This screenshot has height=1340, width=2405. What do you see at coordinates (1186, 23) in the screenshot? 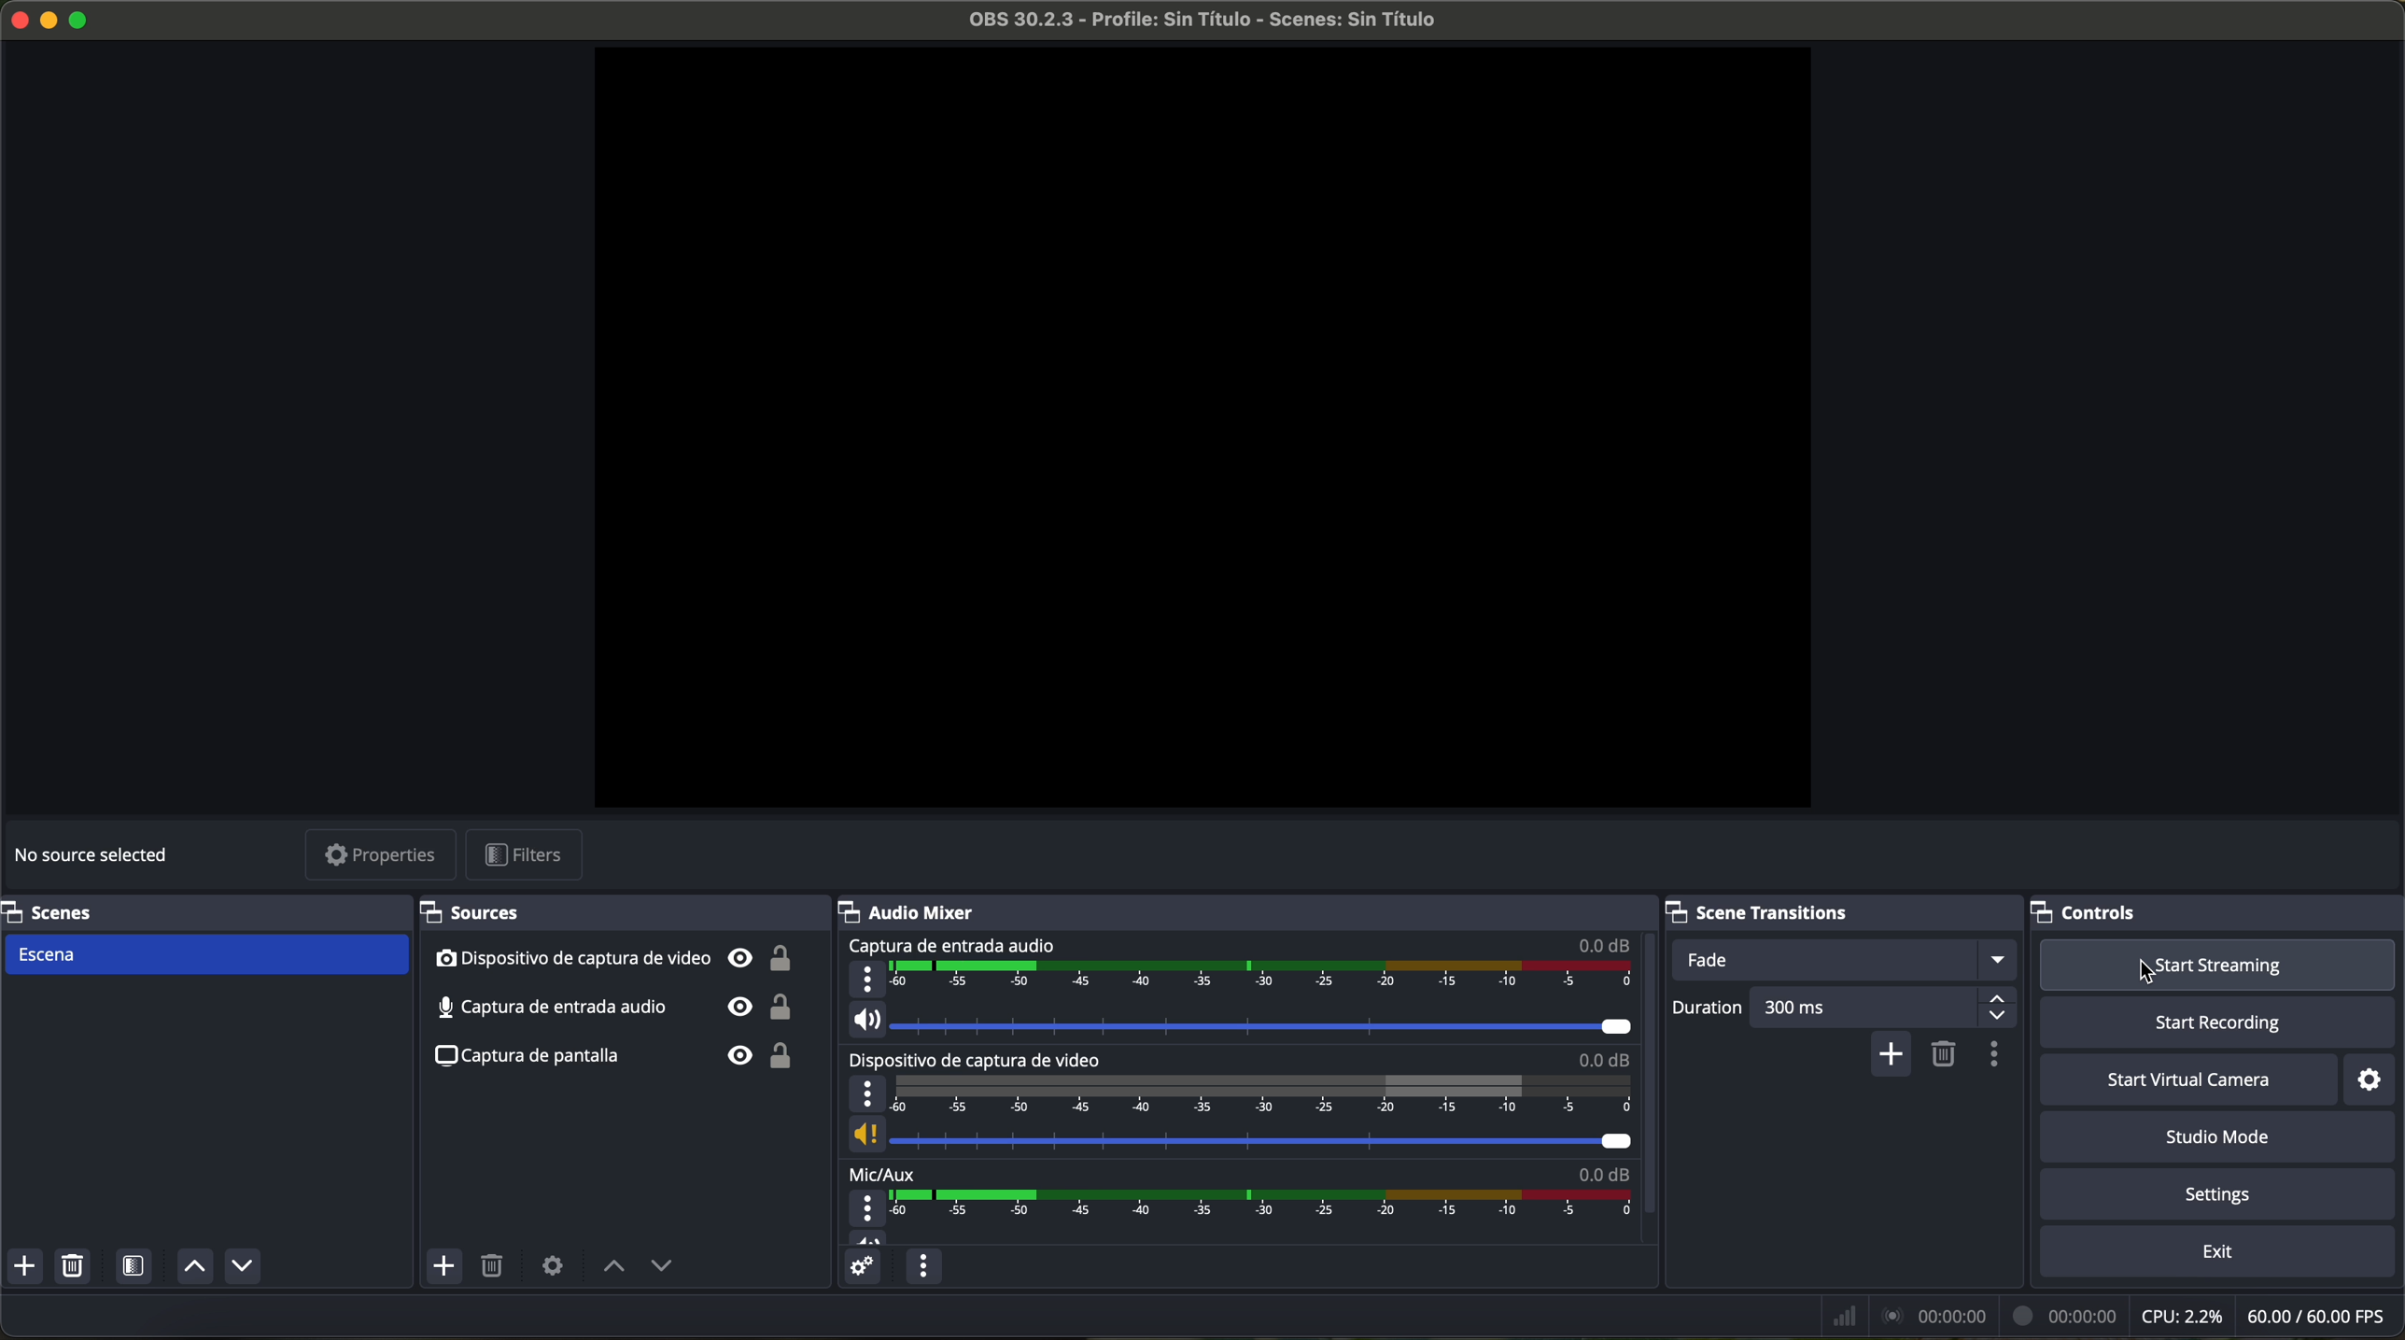
I see `file name` at bounding box center [1186, 23].